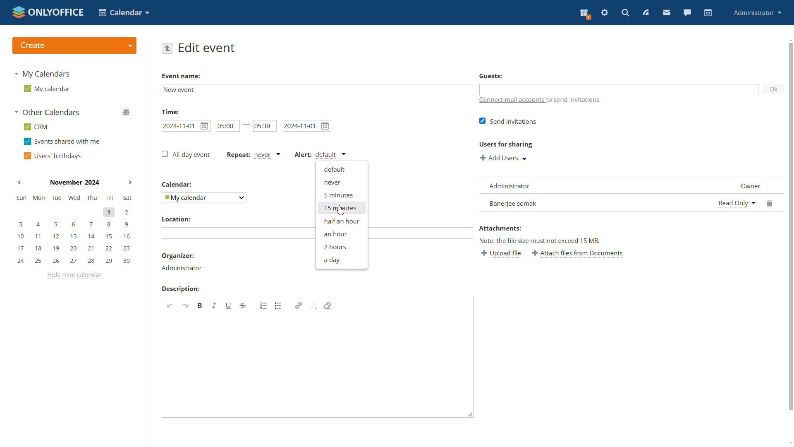  What do you see at coordinates (130, 183) in the screenshot?
I see `Next month` at bounding box center [130, 183].